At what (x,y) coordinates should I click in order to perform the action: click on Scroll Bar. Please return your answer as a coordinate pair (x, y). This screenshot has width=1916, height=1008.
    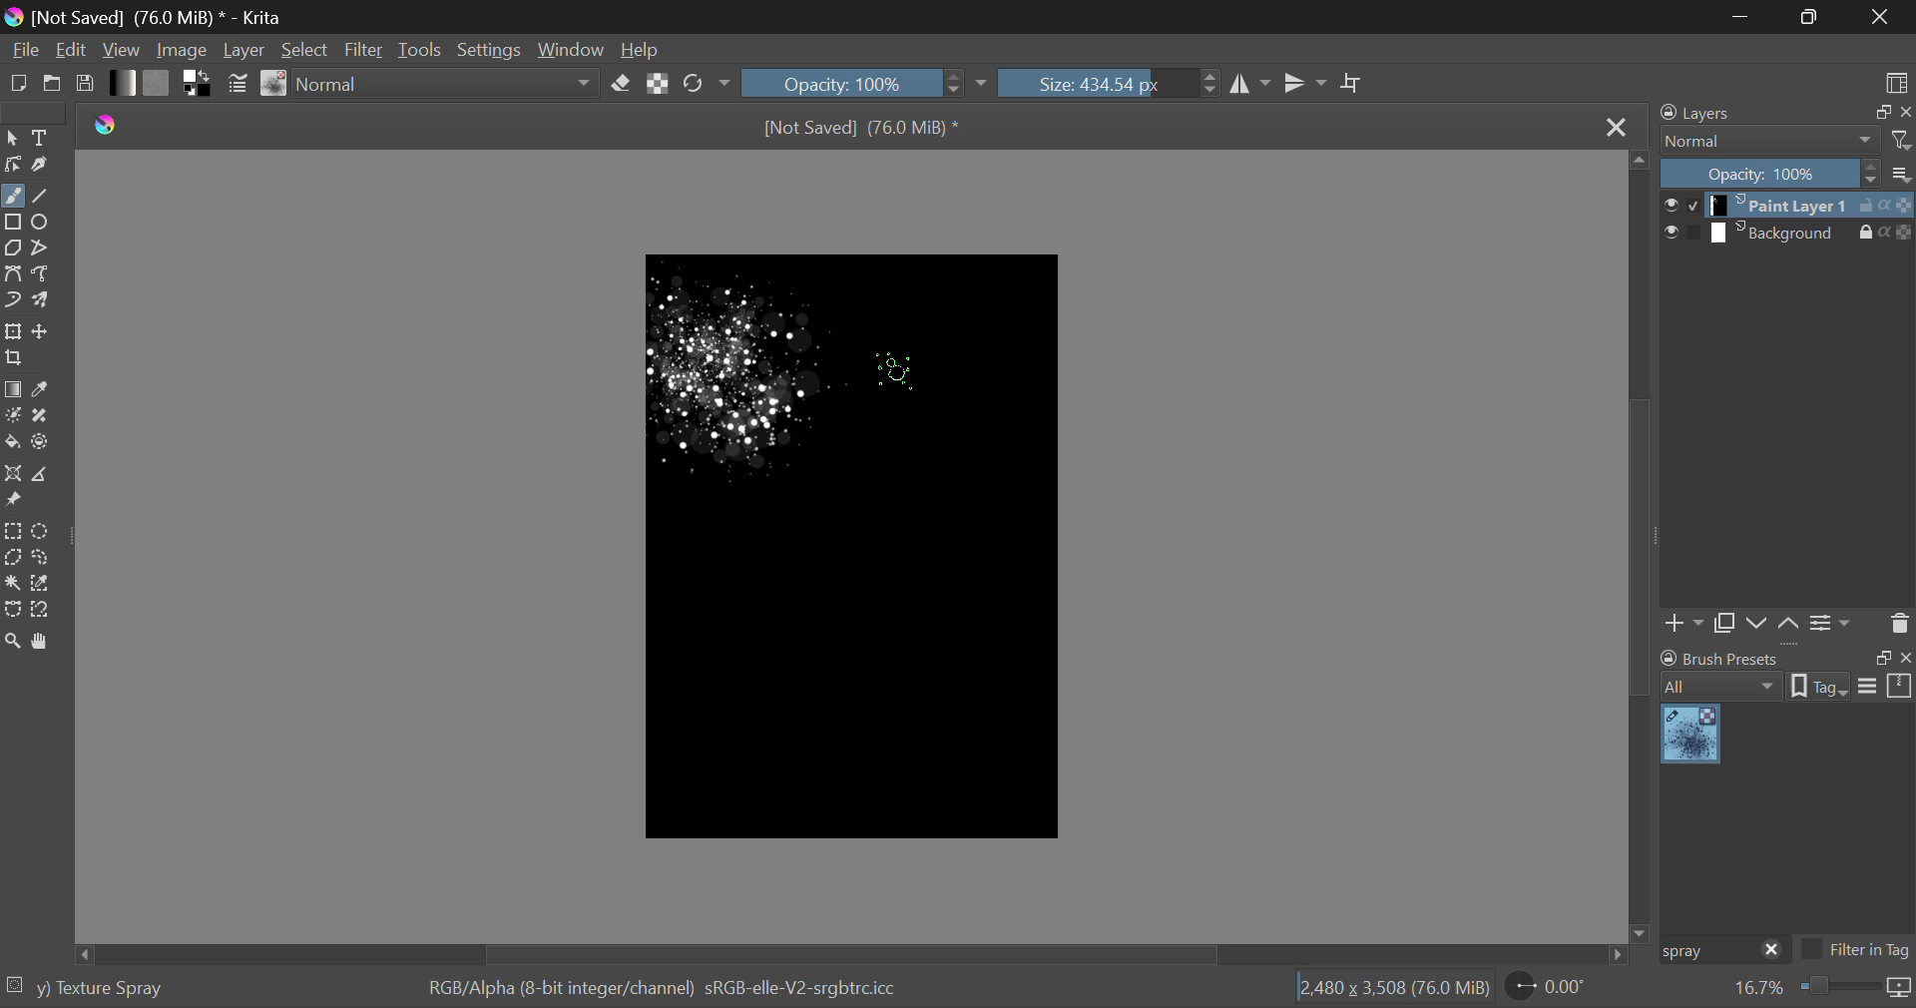
    Looking at the image, I should click on (856, 953).